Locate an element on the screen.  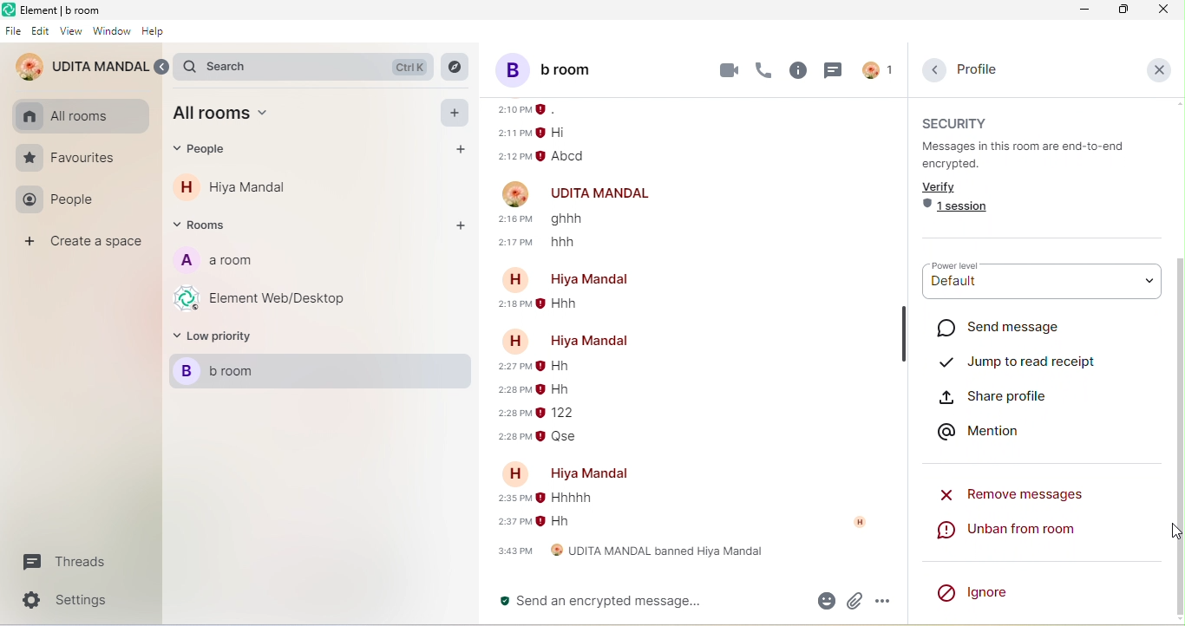
share profile is located at coordinates (1014, 395).